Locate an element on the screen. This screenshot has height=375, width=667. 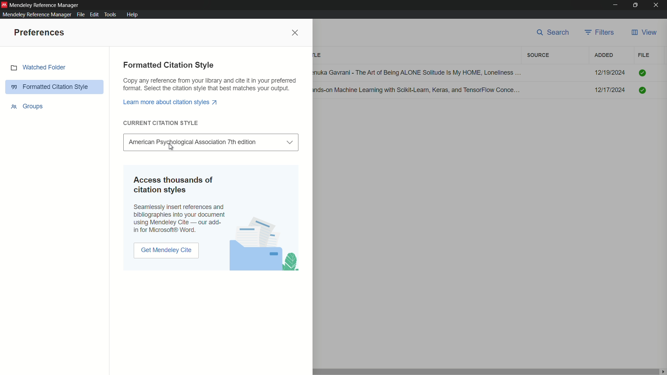
get mendeley cite is located at coordinates (166, 251).